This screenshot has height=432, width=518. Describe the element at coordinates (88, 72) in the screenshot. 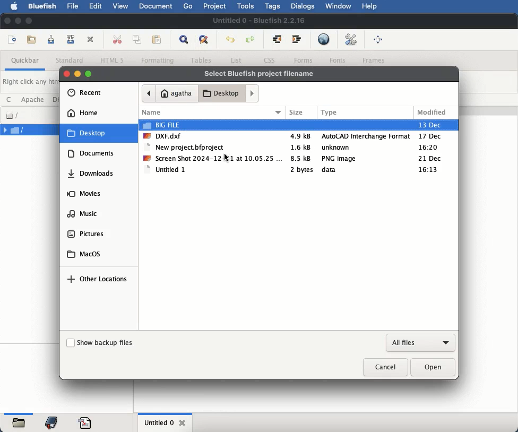

I see `maximise` at that location.